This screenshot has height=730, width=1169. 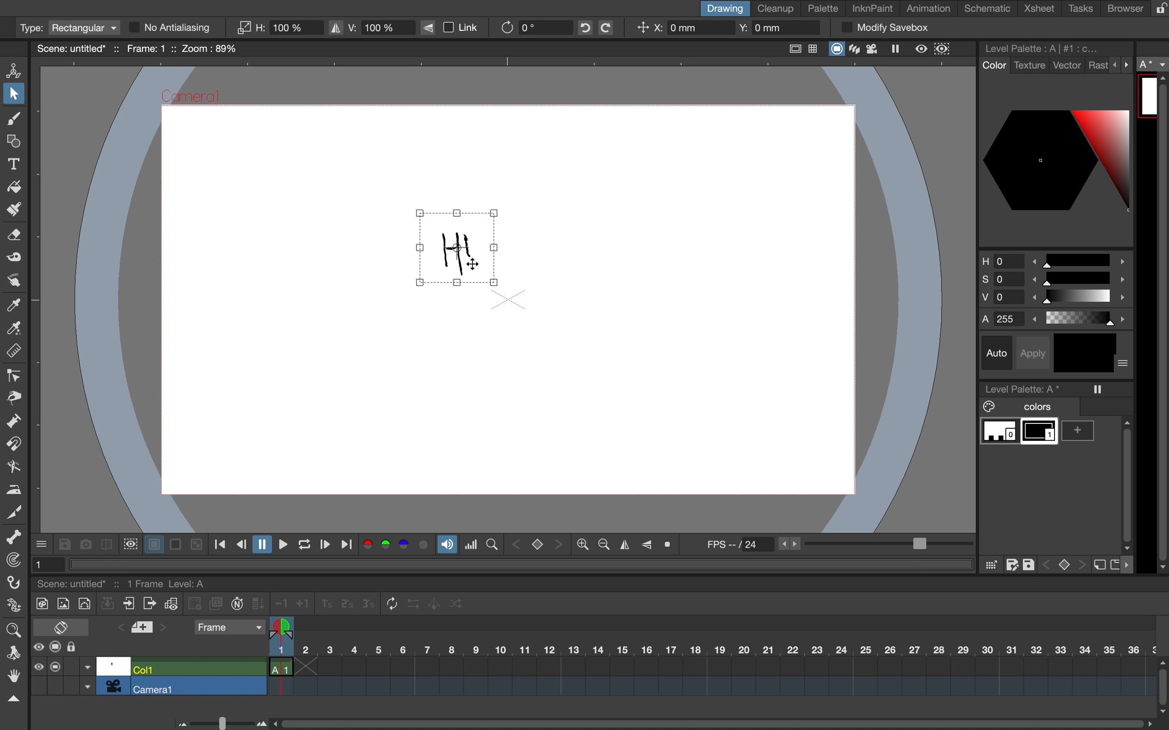 I want to click on eraser tool, so click(x=15, y=238).